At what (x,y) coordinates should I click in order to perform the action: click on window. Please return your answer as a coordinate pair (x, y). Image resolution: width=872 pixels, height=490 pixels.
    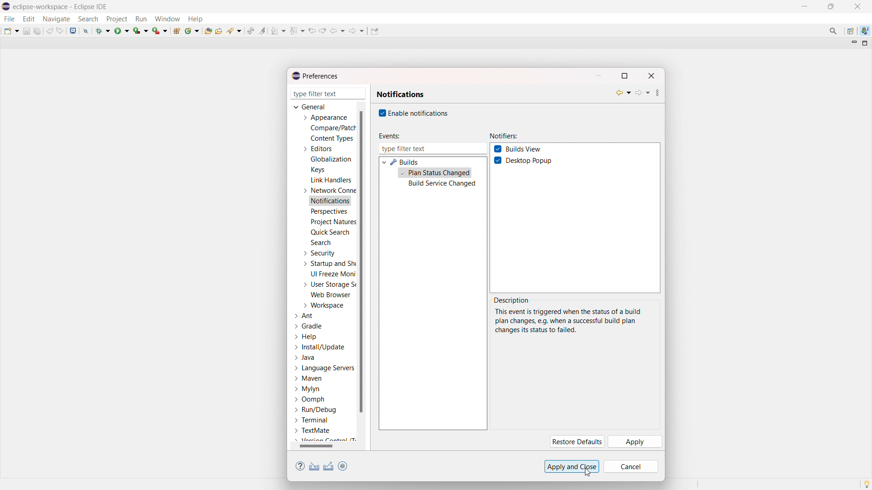
    Looking at the image, I should click on (167, 19).